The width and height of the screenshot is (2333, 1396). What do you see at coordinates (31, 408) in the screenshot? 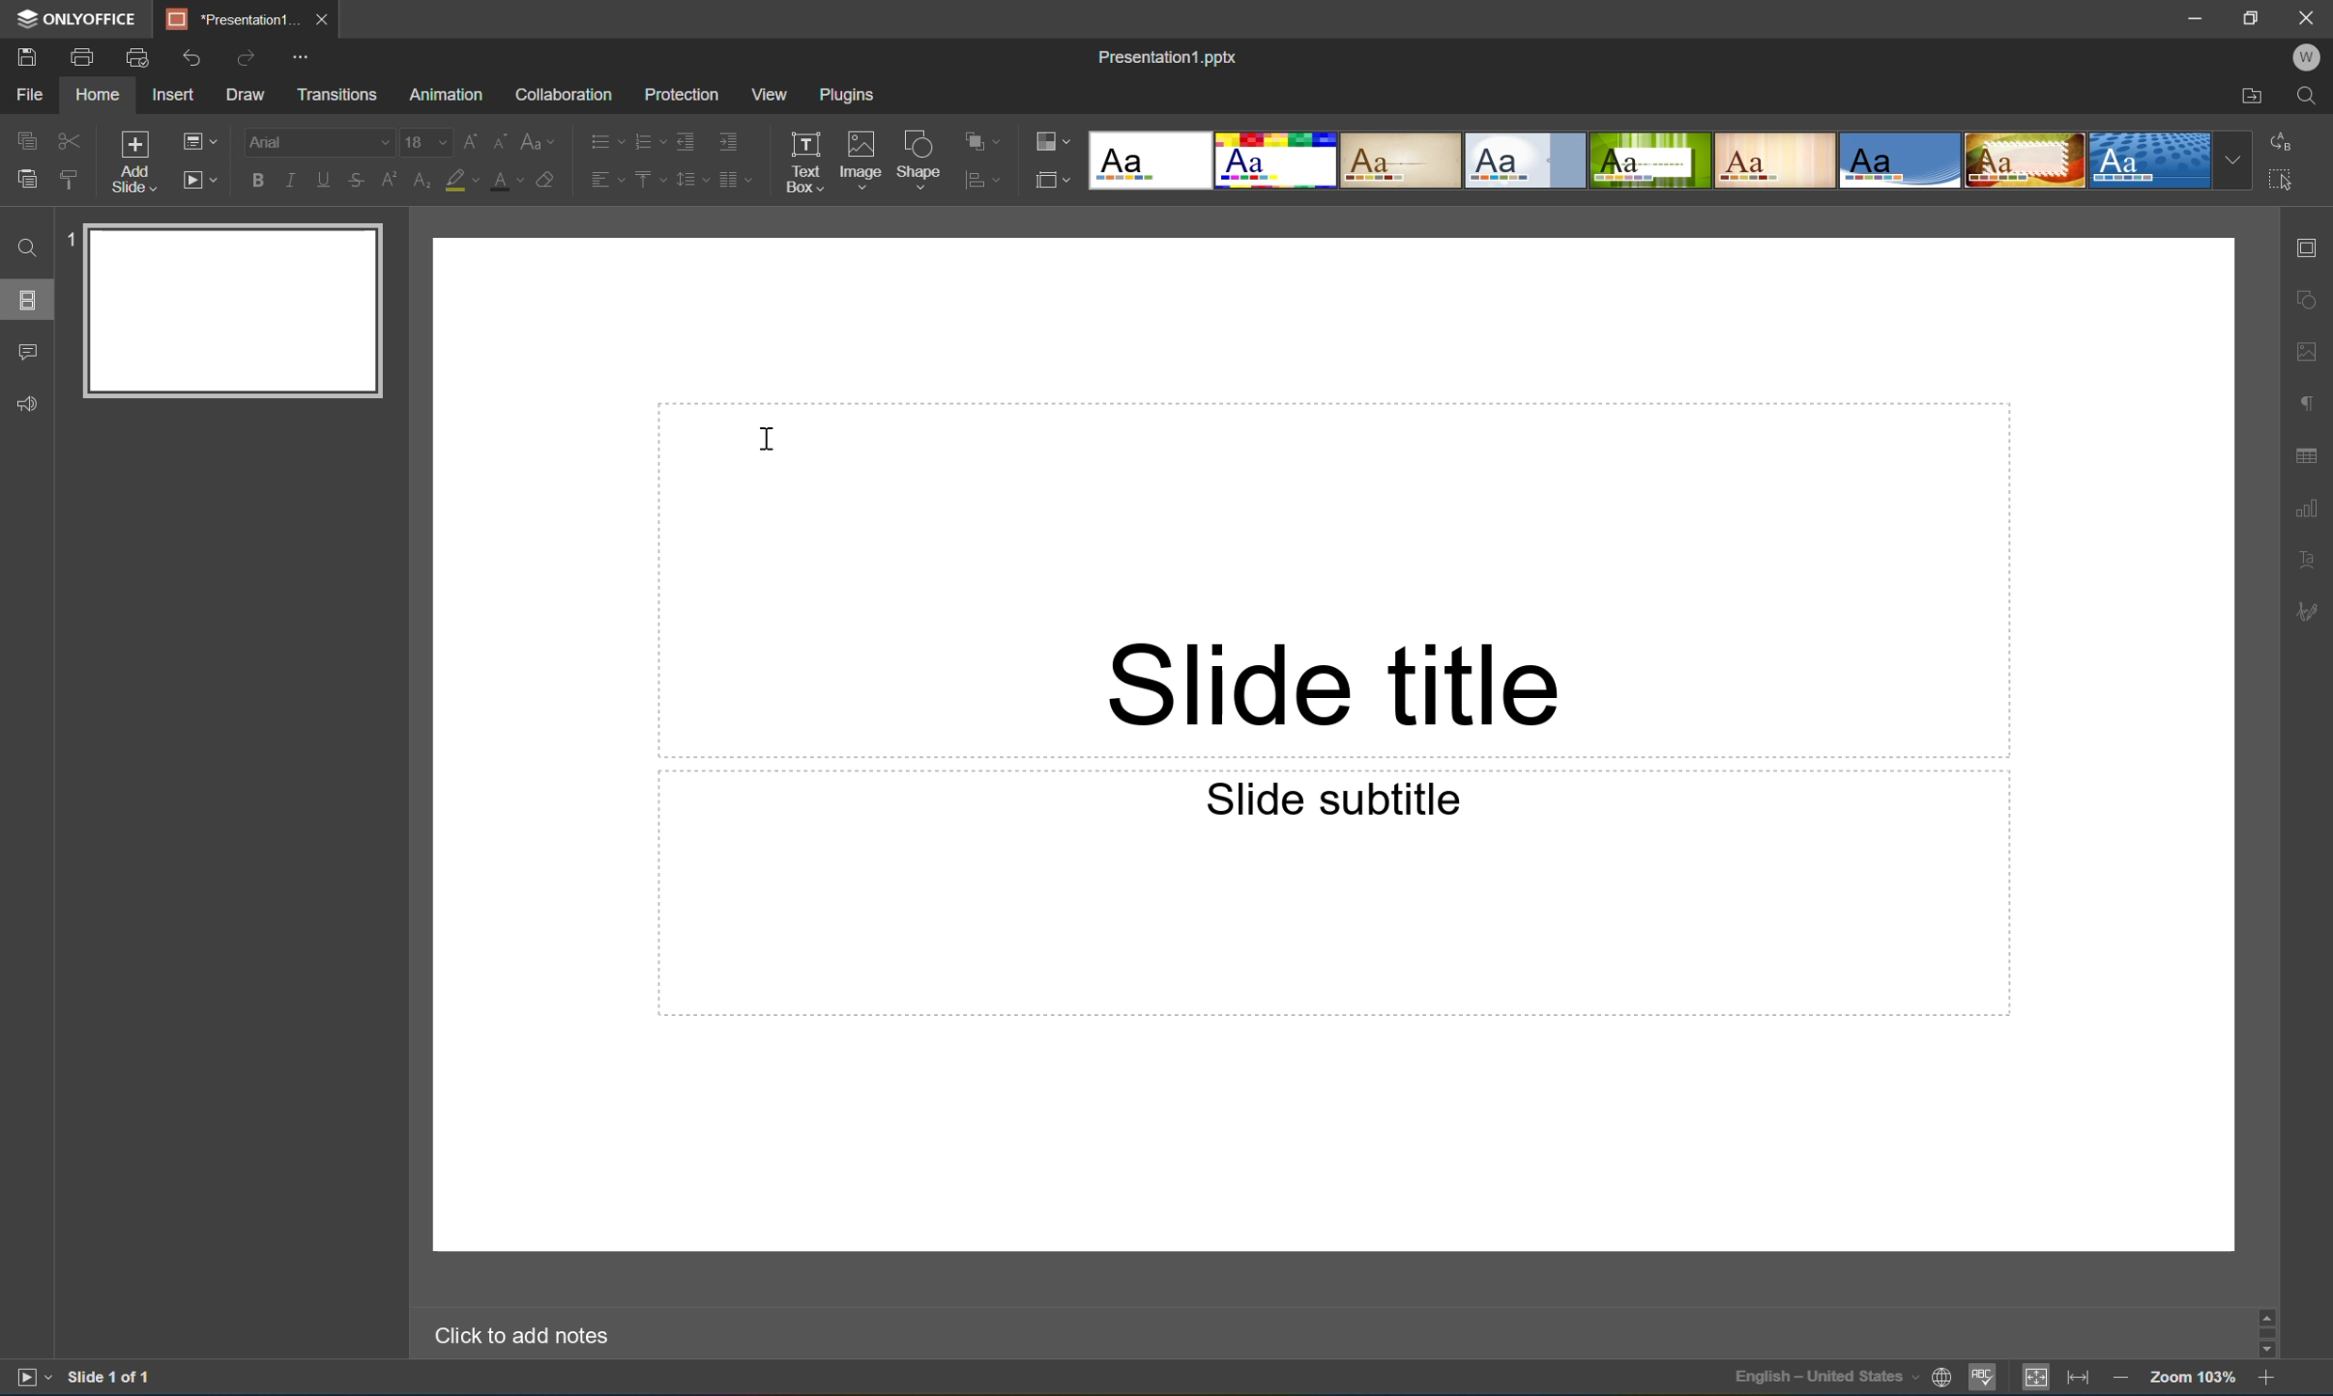
I see `Feedback and Support` at bounding box center [31, 408].